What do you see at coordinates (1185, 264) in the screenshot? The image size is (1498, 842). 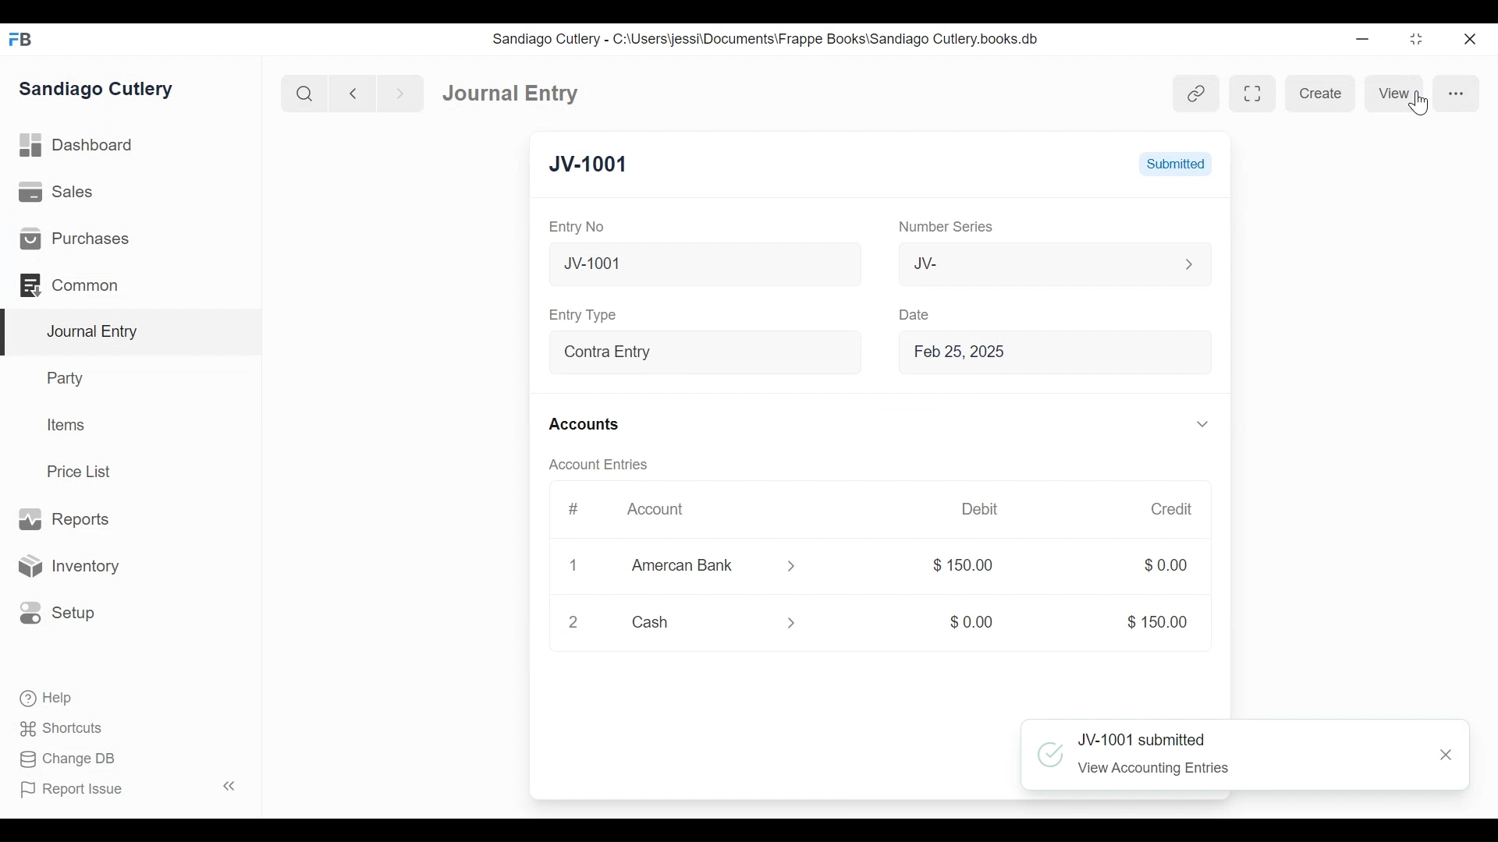 I see `Expand` at bounding box center [1185, 264].